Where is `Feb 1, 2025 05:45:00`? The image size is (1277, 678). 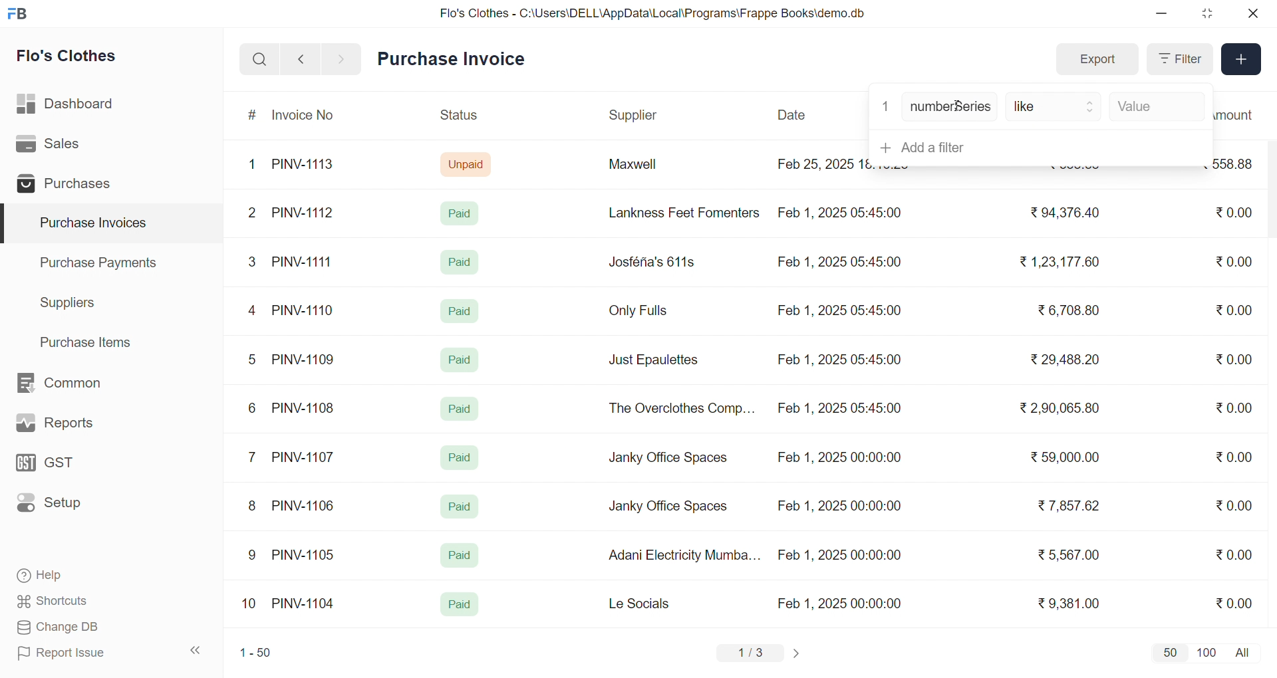 Feb 1, 2025 05:45:00 is located at coordinates (841, 311).